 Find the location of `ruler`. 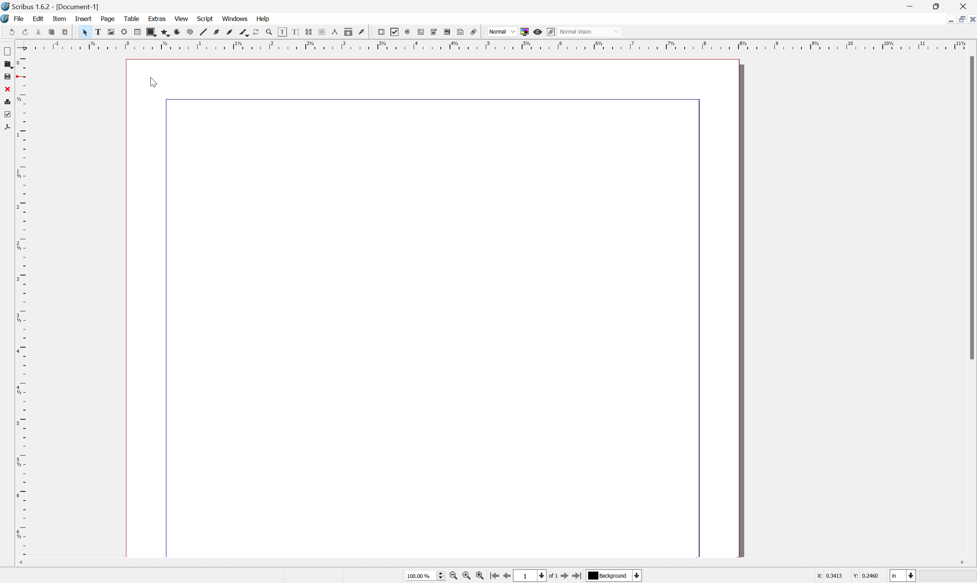

ruler is located at coordinates (9, 351).